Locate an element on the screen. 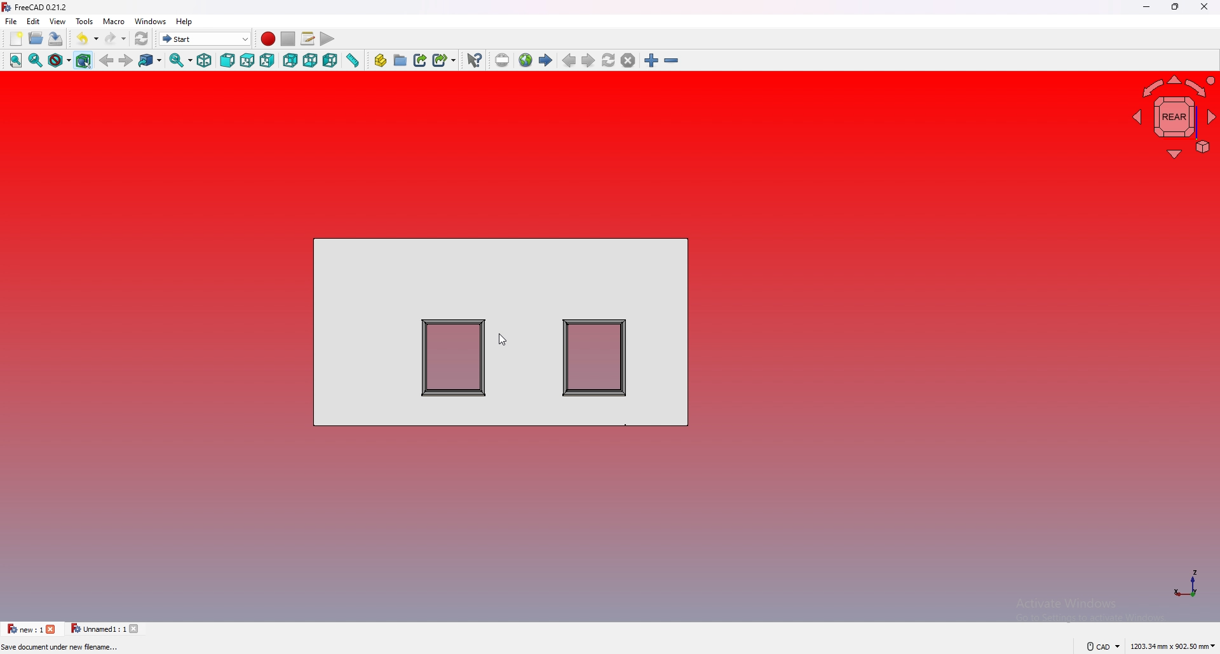 This screenshot has width=1220, height=654. front is located at coordinates (229, 60).